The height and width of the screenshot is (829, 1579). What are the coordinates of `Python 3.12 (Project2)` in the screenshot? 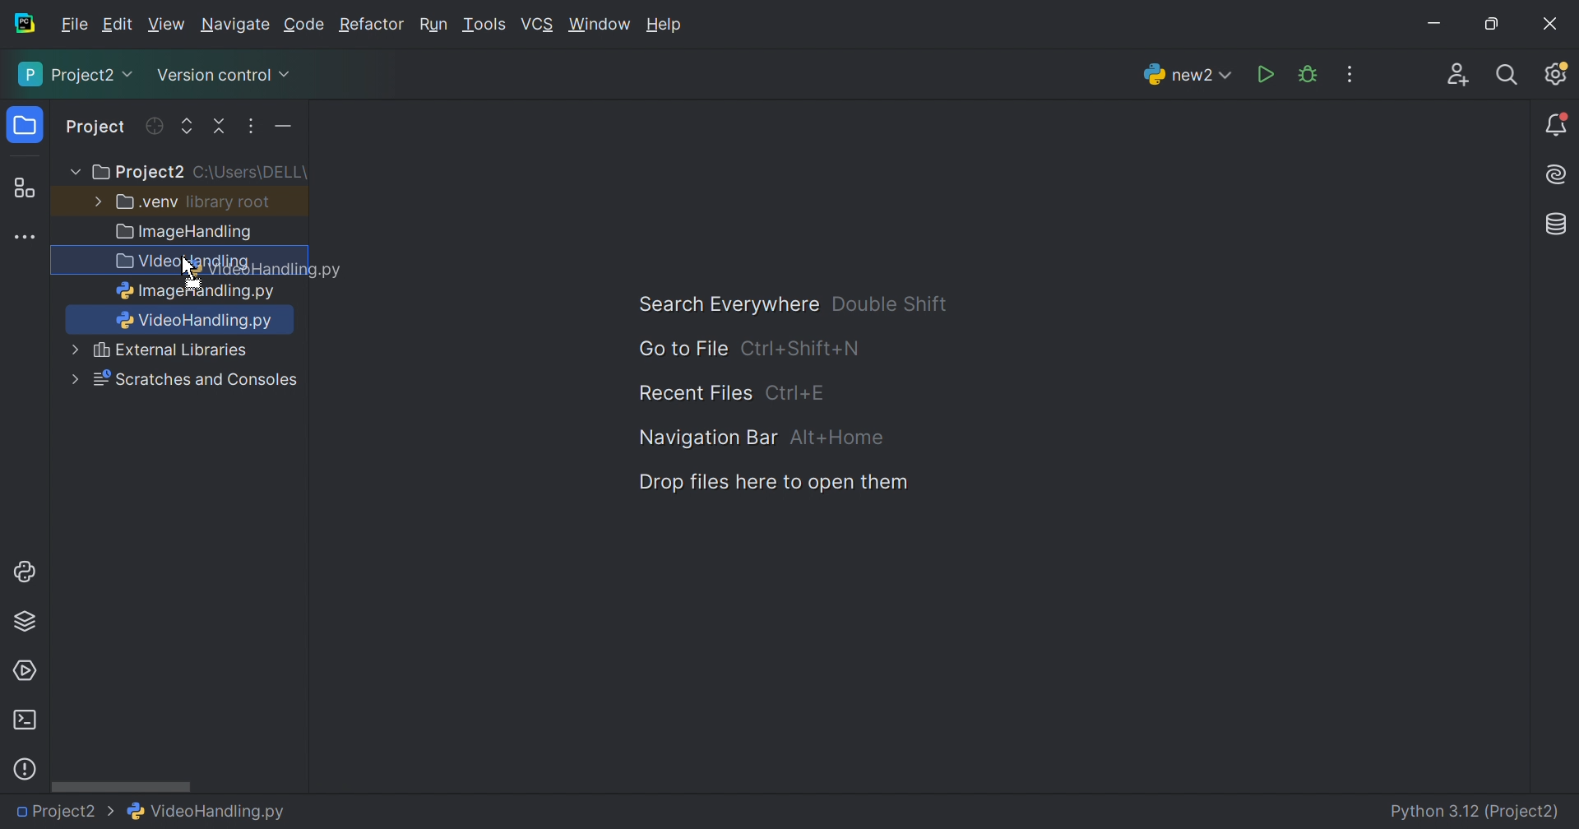 It's located at (1476, 813).